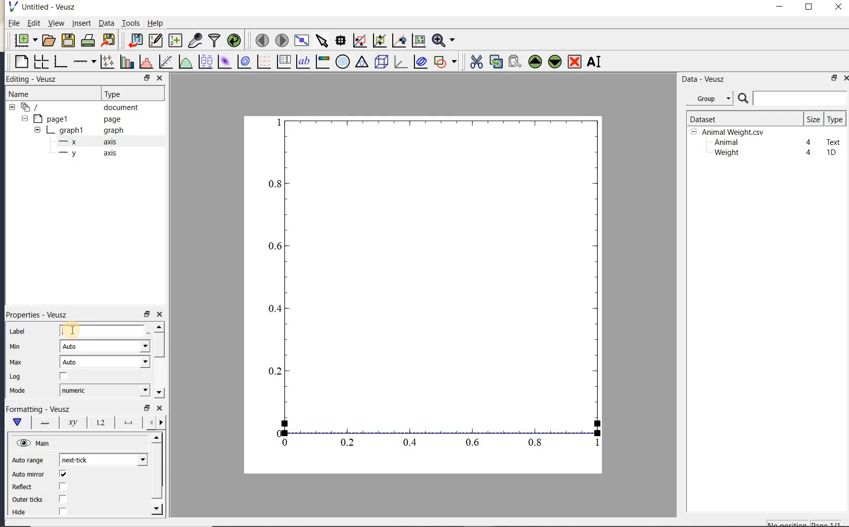 The width and height of the screenshot is (849, 527). What do you see at coordinates (555, 62) in the screenshot?
I see `move the selected widget down` at bounding box center [555, 62].